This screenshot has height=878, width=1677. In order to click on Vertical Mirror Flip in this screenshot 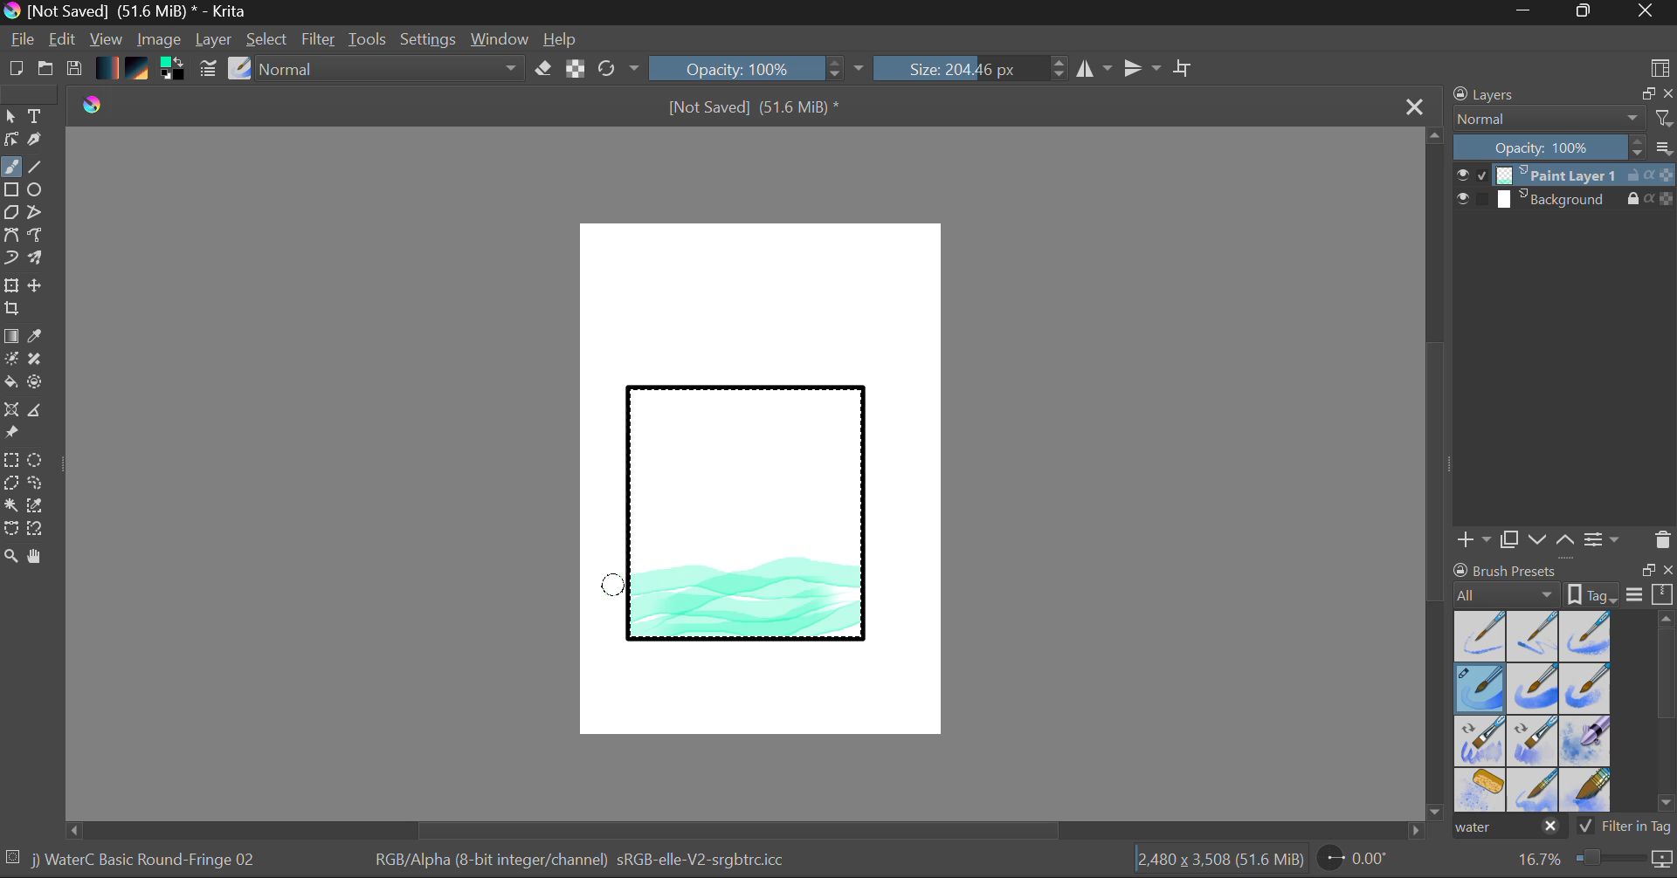, I will do `click(1094, 69)`.